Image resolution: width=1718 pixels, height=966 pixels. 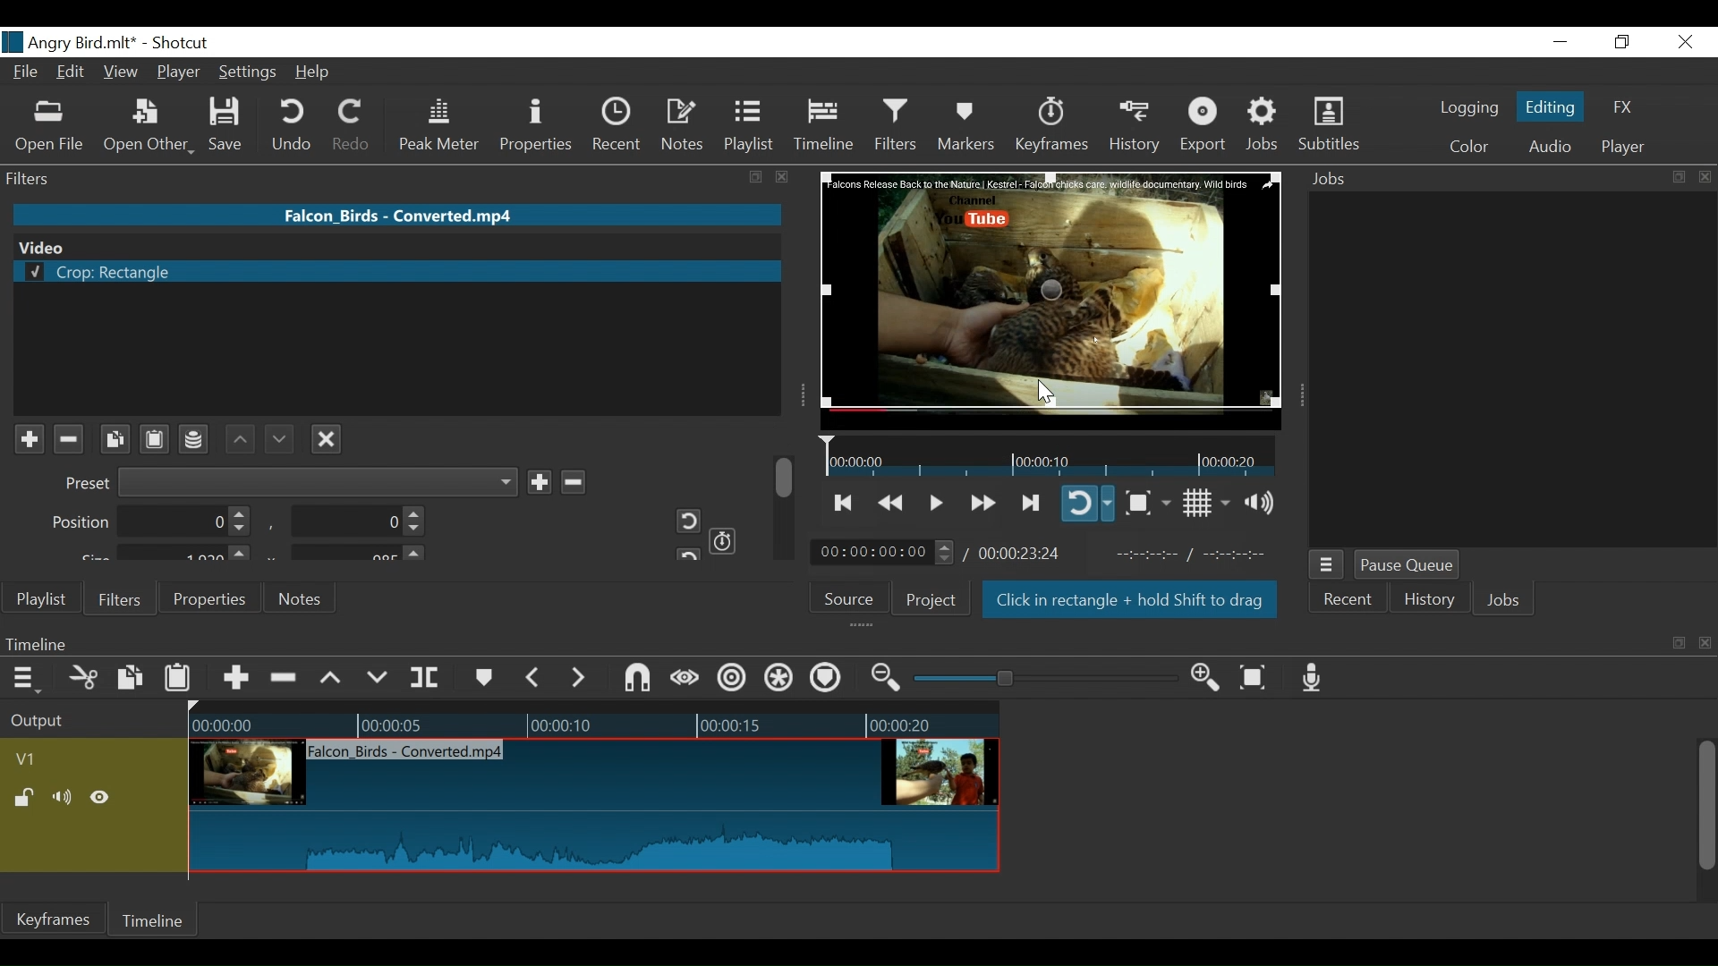 I want to click on Save, so click(x=232, y=125).